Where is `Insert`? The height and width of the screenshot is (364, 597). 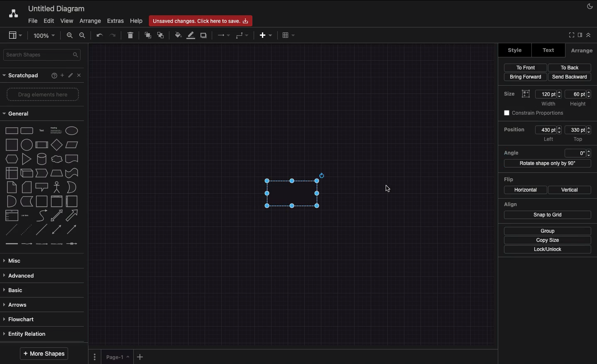 Insert is located at coordinates (265, 35).